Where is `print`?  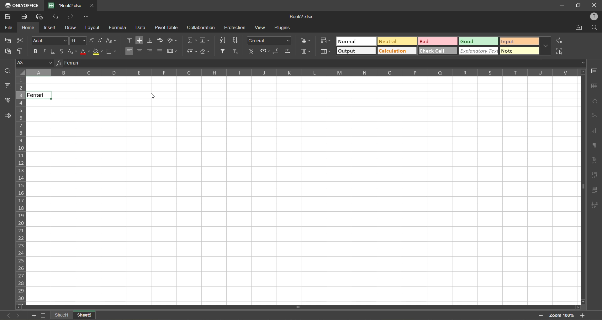
print is located at coordinates (25, 17).